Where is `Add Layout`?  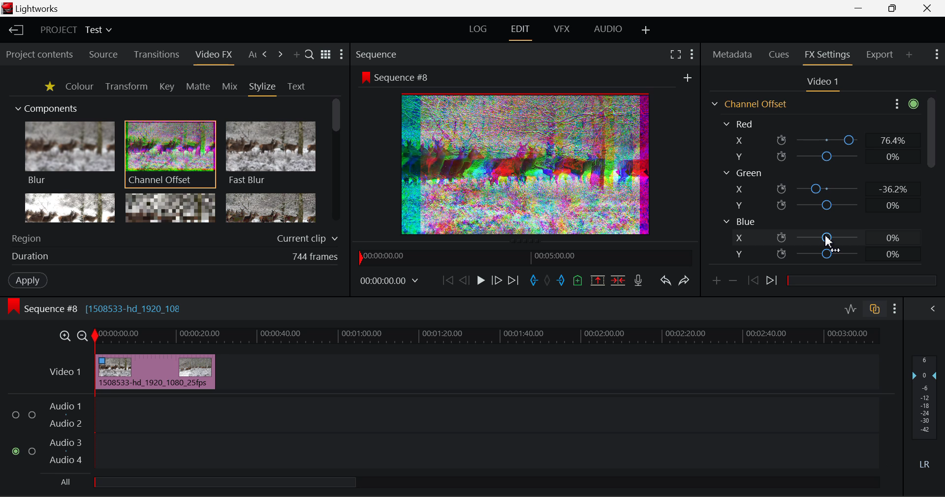 Add Layout is located at coordinates (646, 32).